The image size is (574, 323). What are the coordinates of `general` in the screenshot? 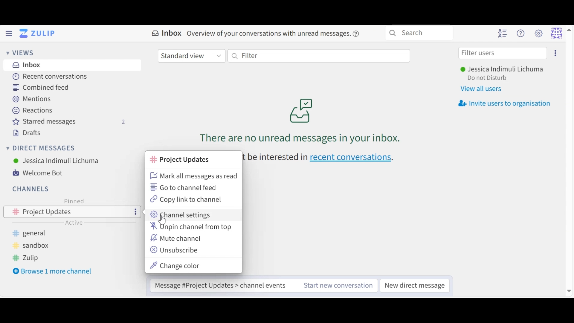 It's located at (33, 233).